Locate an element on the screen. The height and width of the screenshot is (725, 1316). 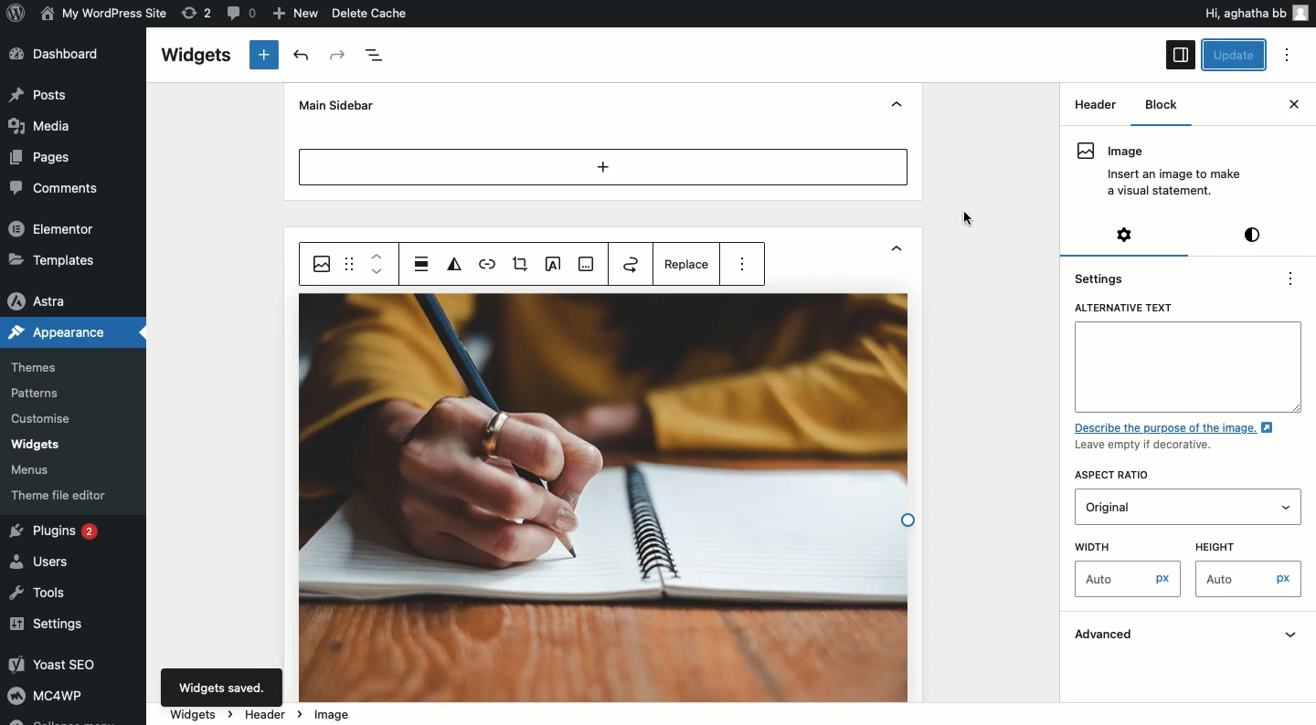
Close is located at coordinates (1293, 104).